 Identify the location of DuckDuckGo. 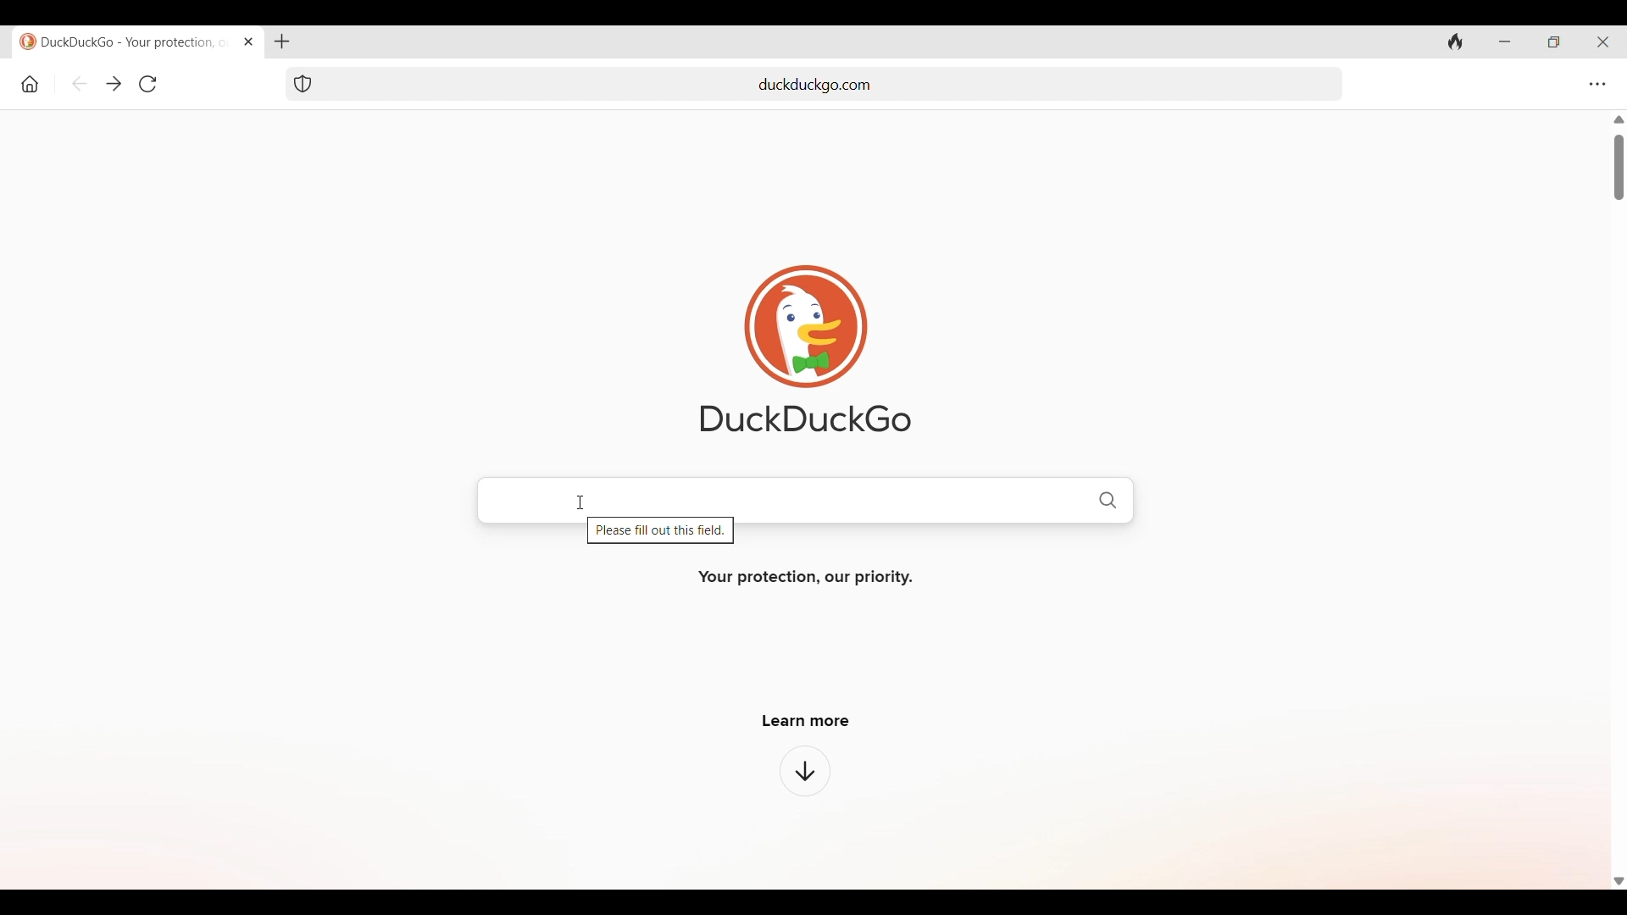
(805, 419).